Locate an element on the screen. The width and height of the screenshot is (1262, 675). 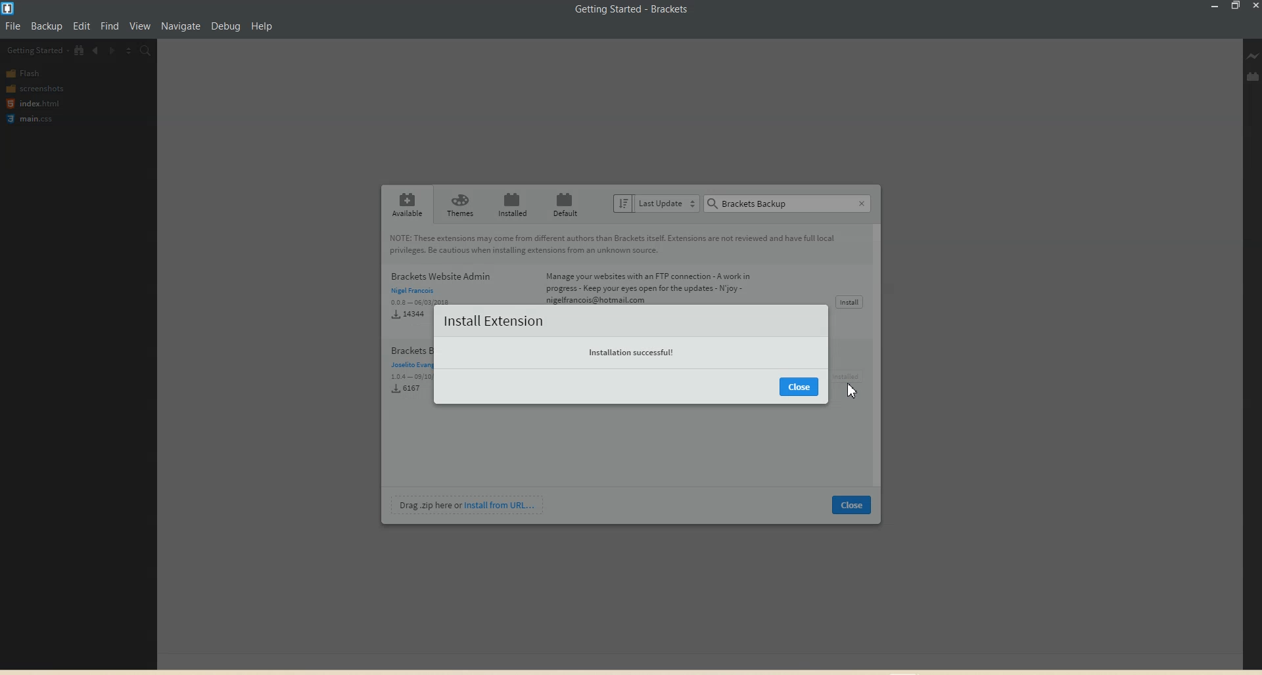
Install is located at coordinates (850, 301).